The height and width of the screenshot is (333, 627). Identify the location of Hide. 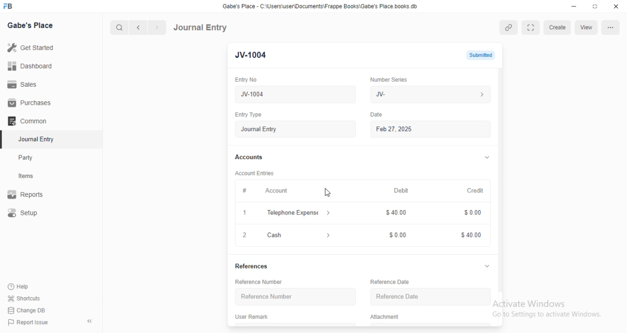
(487, 157).